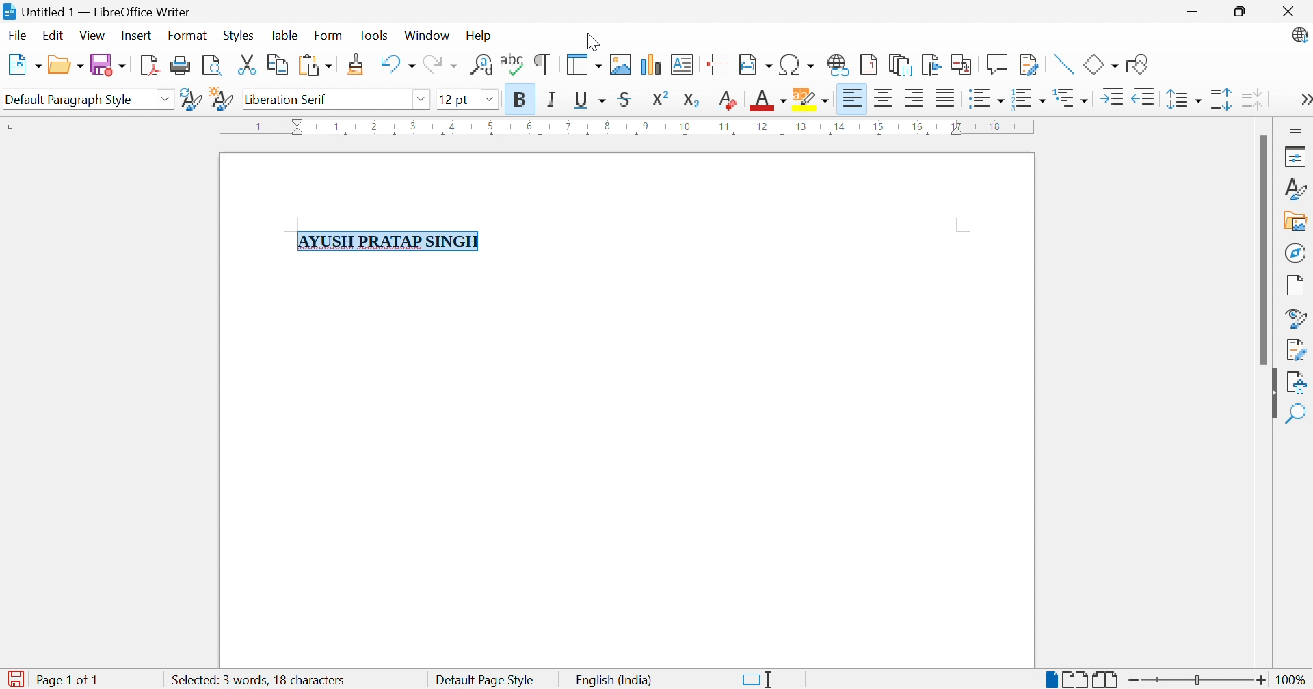  Describe the element at coordinates (760, 679) in the screenshot. I see `Standard Selection. Click to change selection mode.` at that location.